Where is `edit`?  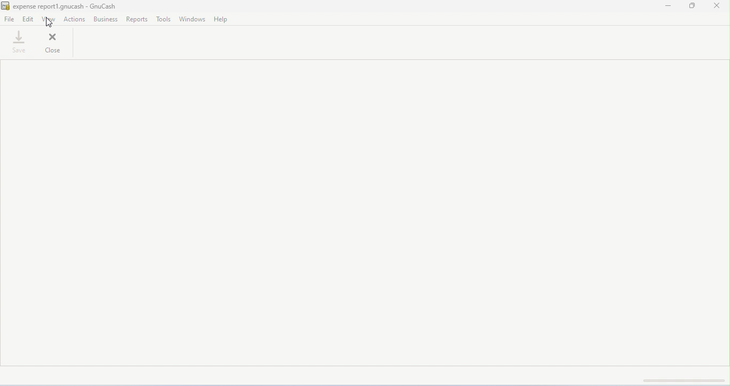 edit is located at coordinates (28, 19).